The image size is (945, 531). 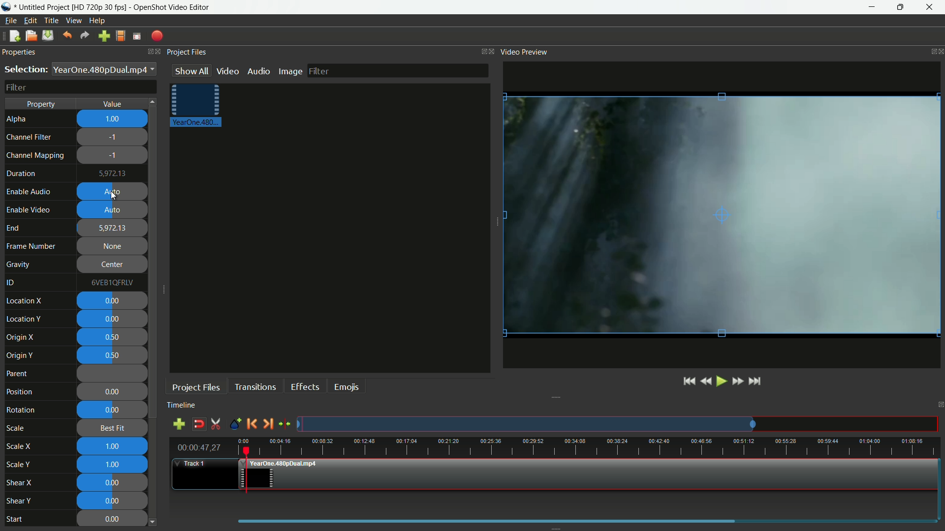 I want to click on 0.00, so click(x=111, y=301).